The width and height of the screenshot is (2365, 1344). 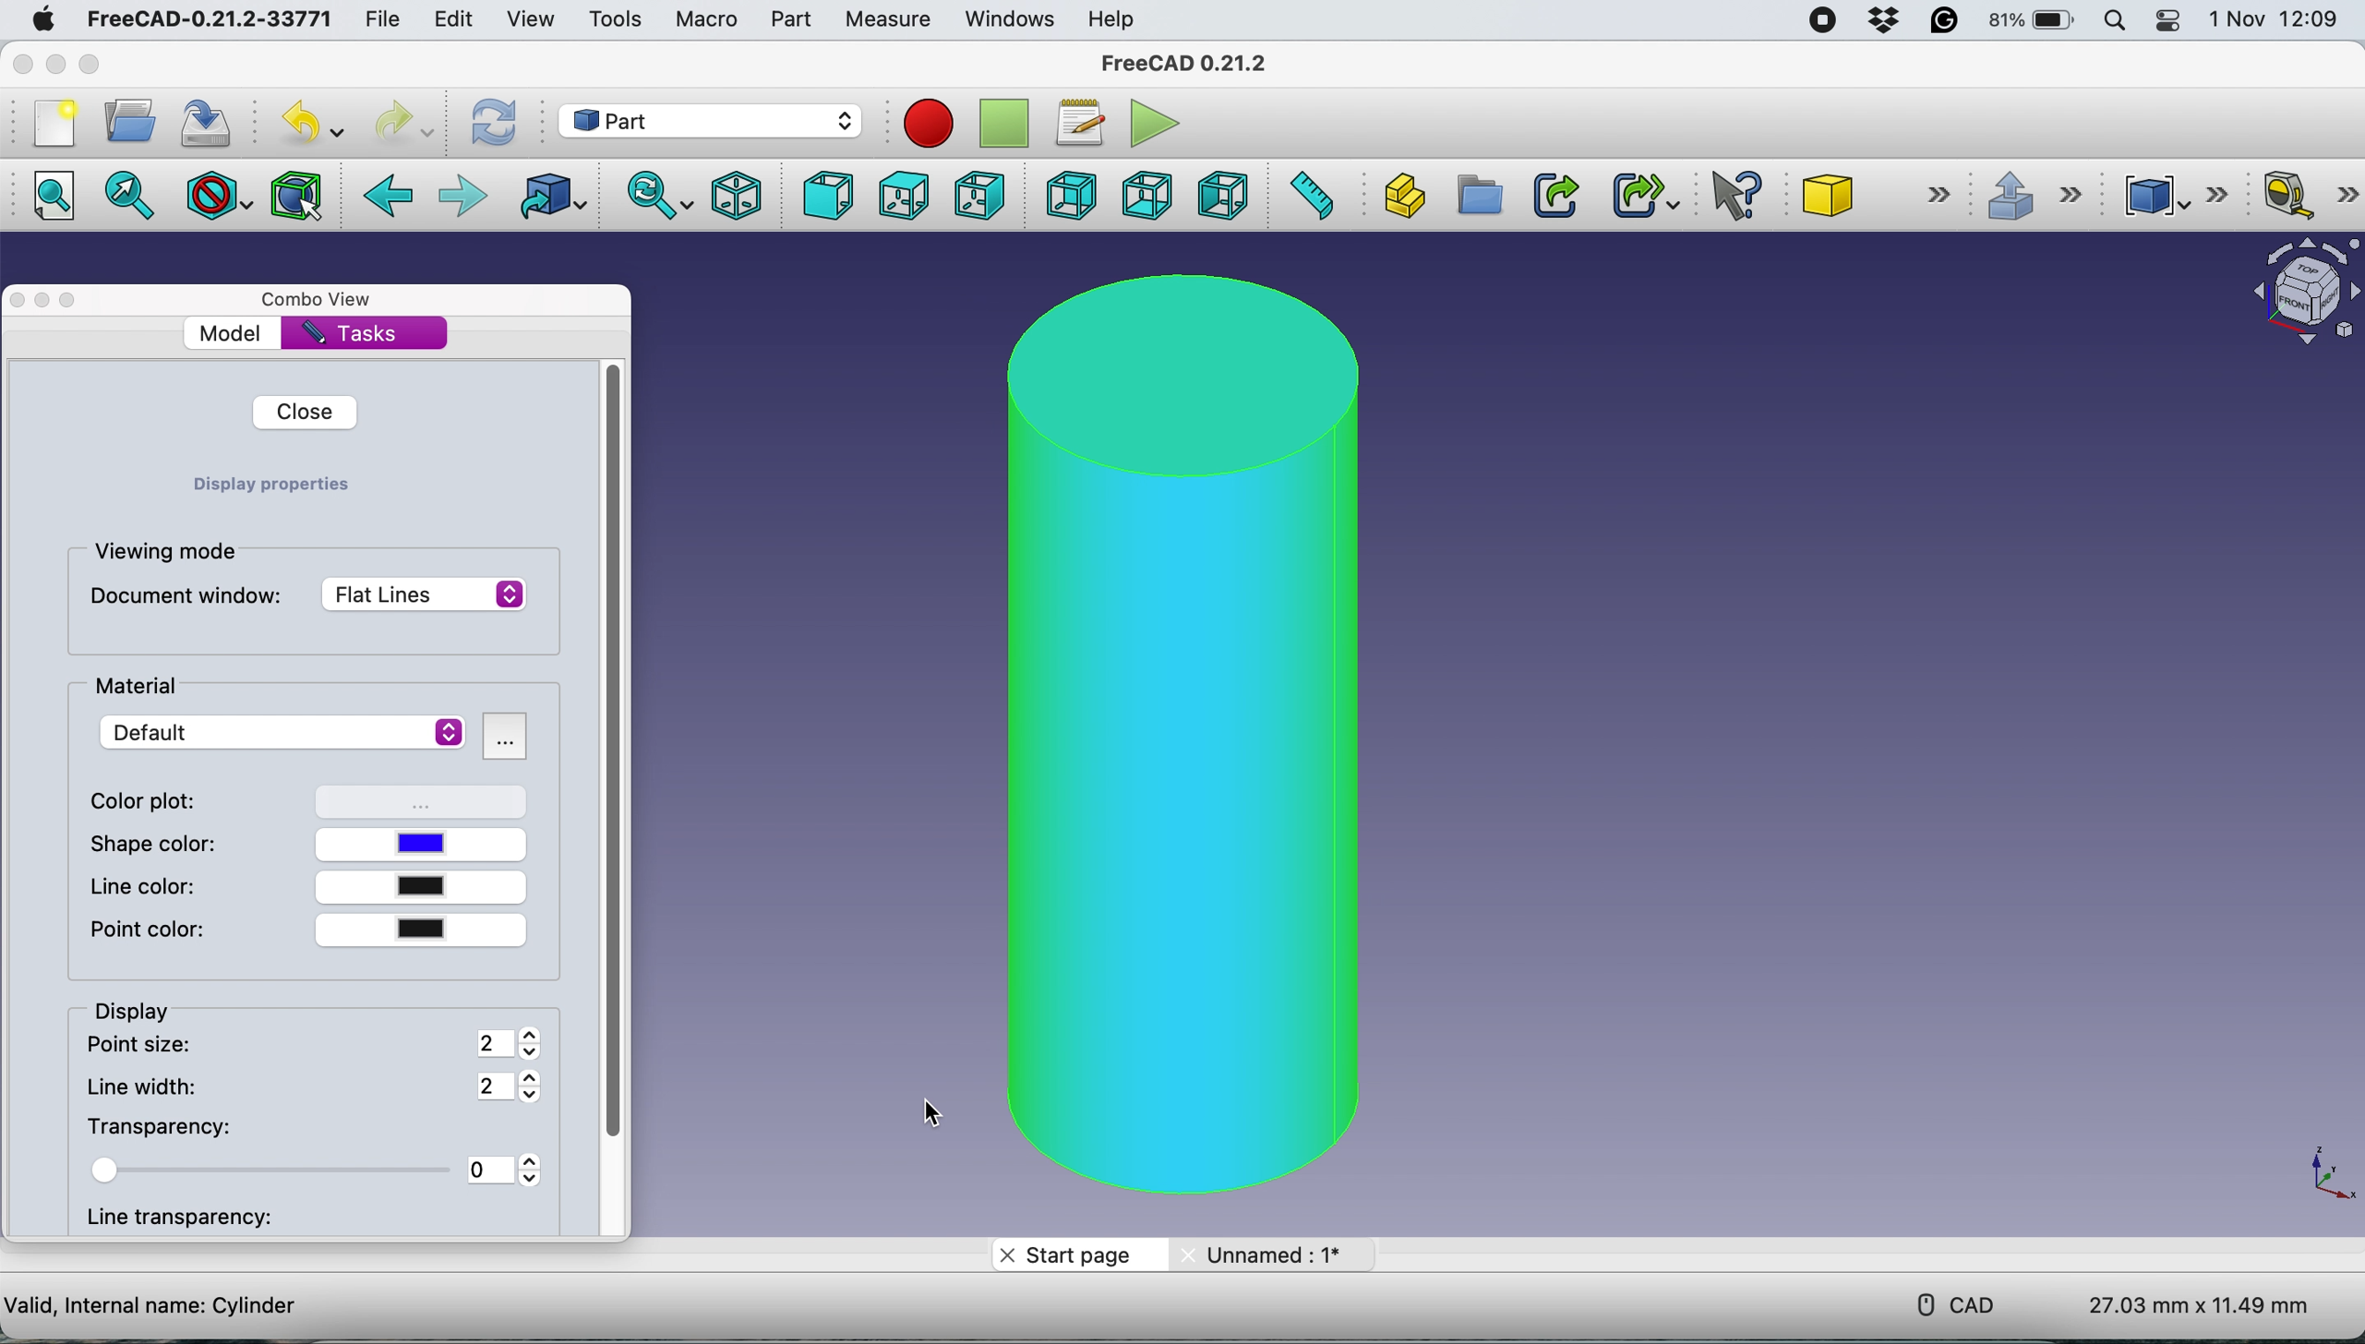 What do you see at coordinates (1823, 23) in the screenshot?
I see `screen recorder` at bounding box center [1823, 23].